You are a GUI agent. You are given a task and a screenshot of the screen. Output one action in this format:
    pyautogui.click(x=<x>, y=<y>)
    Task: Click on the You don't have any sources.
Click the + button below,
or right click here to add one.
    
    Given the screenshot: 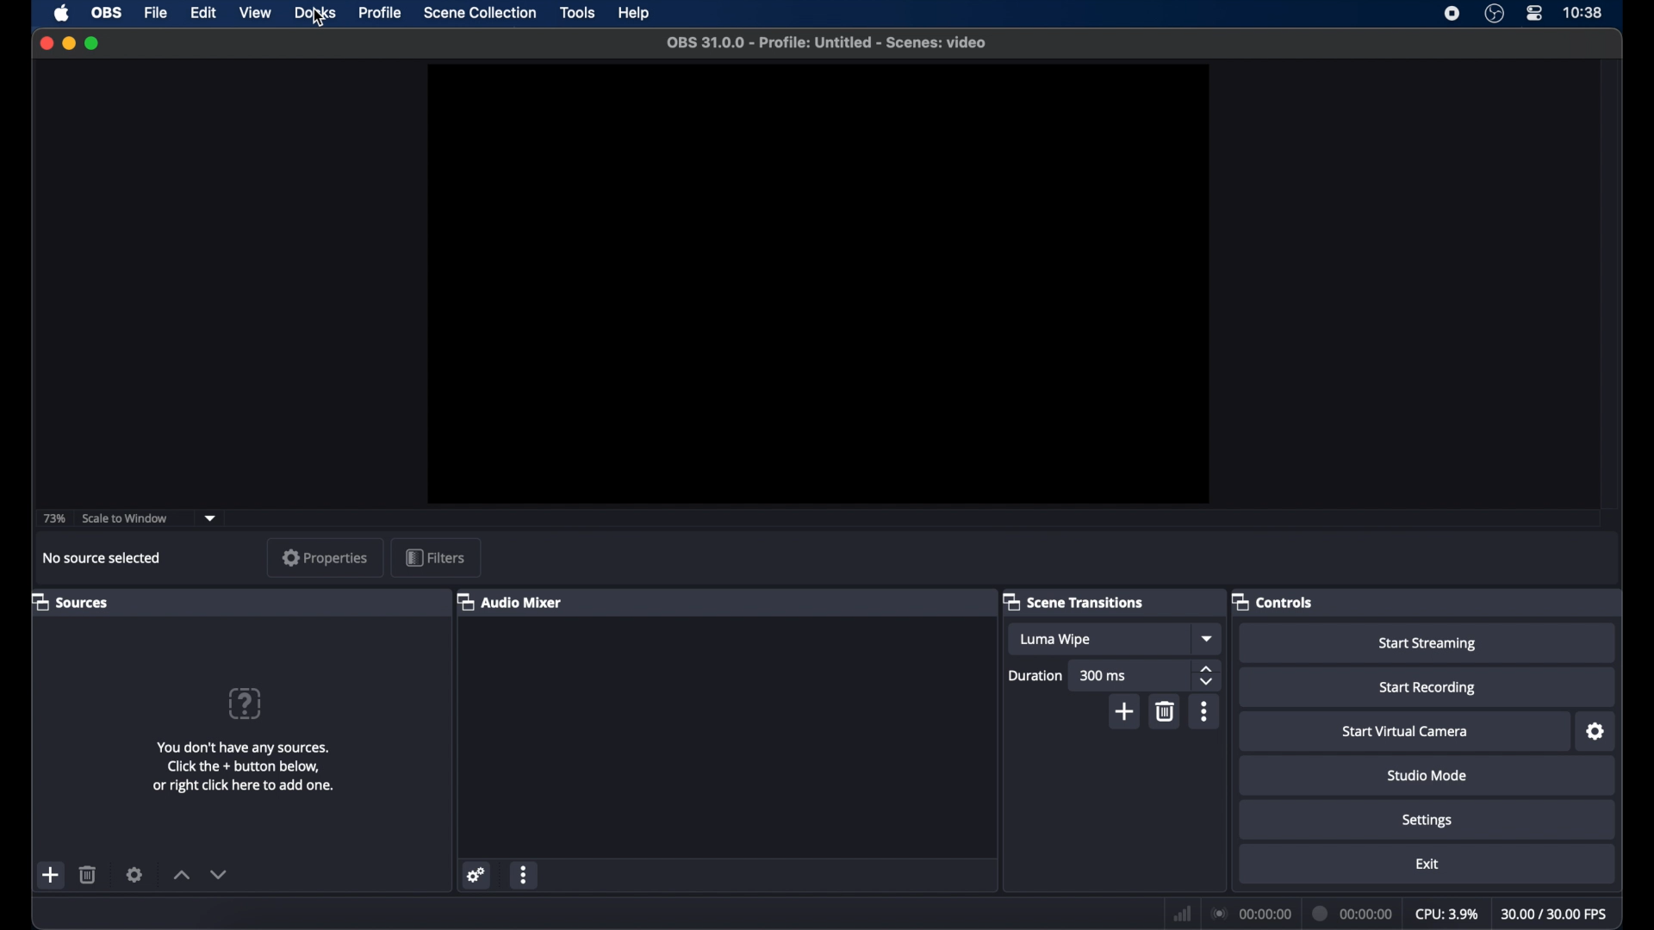 What is the action you would take?
    pyautogui.click(x=245, y=763)
    